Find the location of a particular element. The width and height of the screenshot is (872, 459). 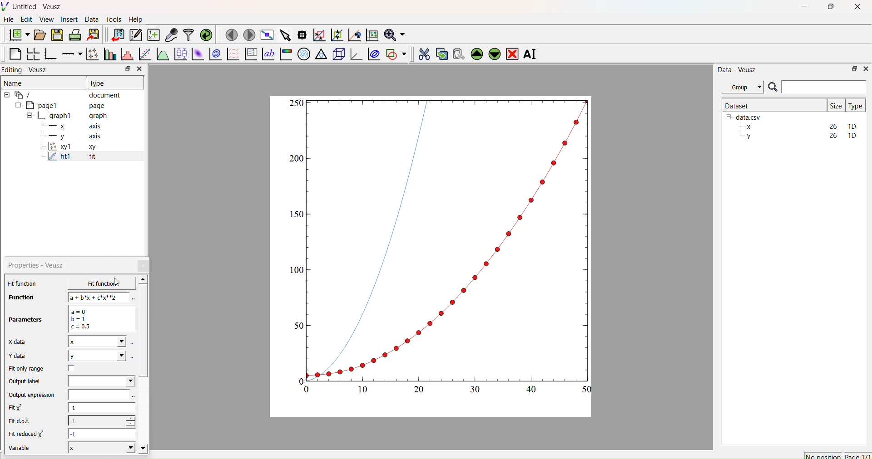

Capture remote data is located at coordinates (171, 35).